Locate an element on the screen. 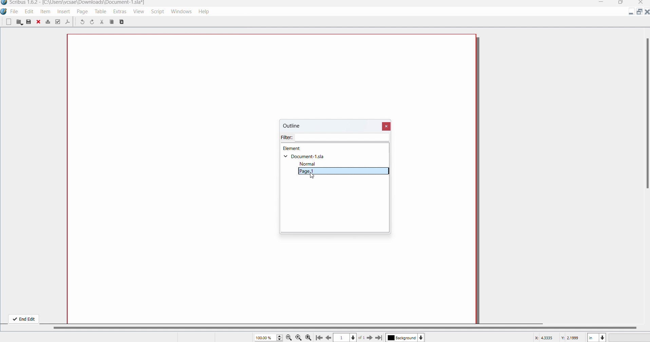   is located at coordinates (100, 12).